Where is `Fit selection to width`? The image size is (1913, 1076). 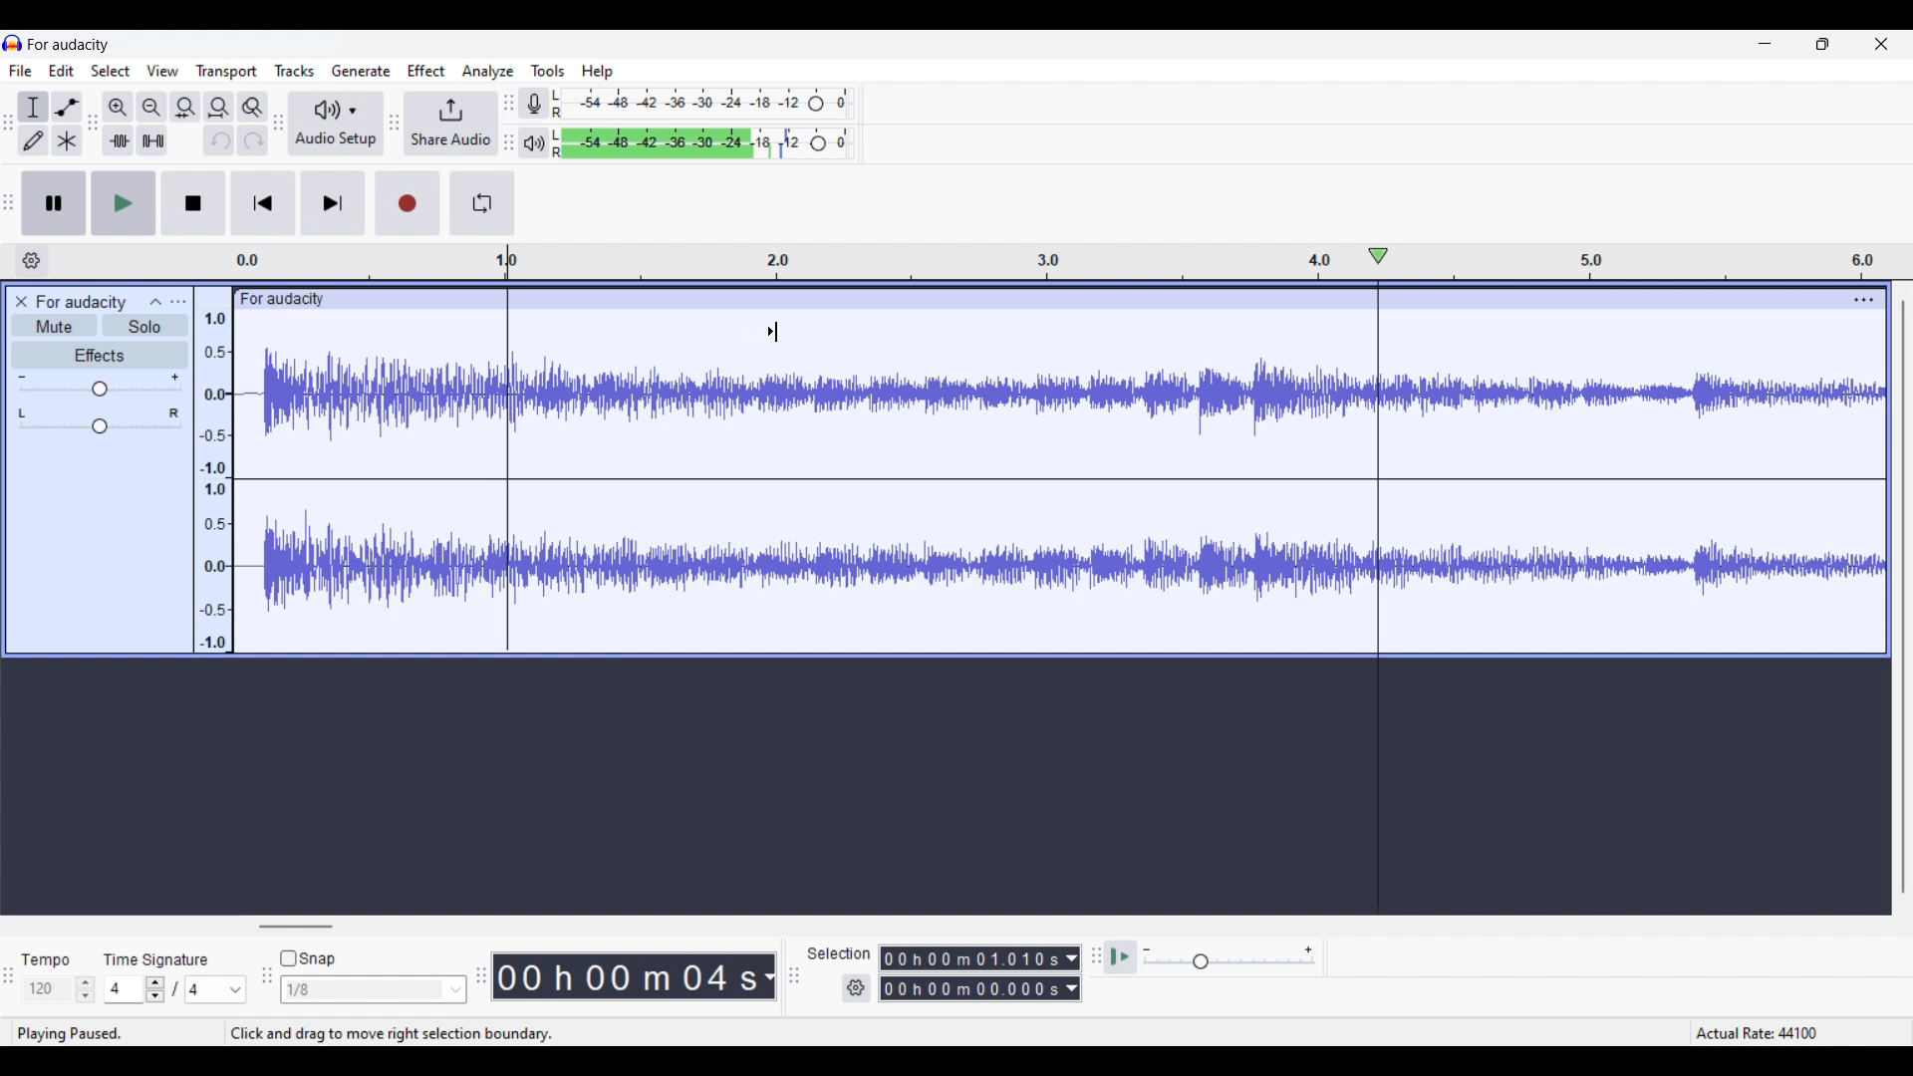
Fit selection to width is located at coordinates (186, 108).